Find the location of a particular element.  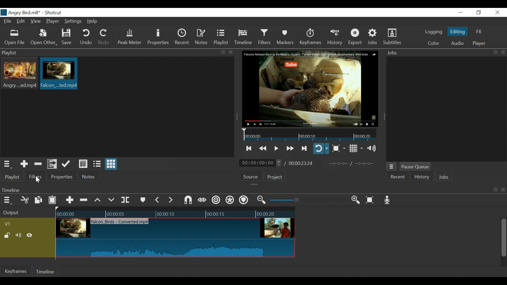

Jobs Menu is located at coordinates (391, 167).